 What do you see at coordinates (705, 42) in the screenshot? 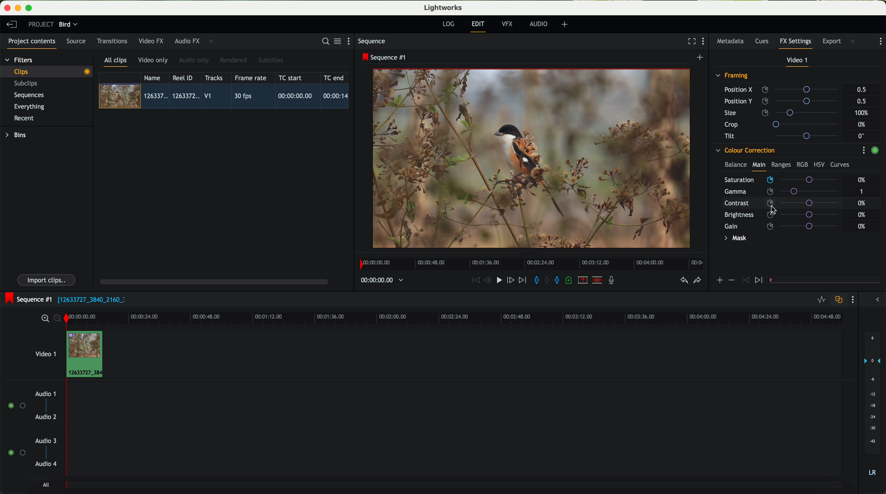
I see `show settings menu` at bounding box center [705, 42].